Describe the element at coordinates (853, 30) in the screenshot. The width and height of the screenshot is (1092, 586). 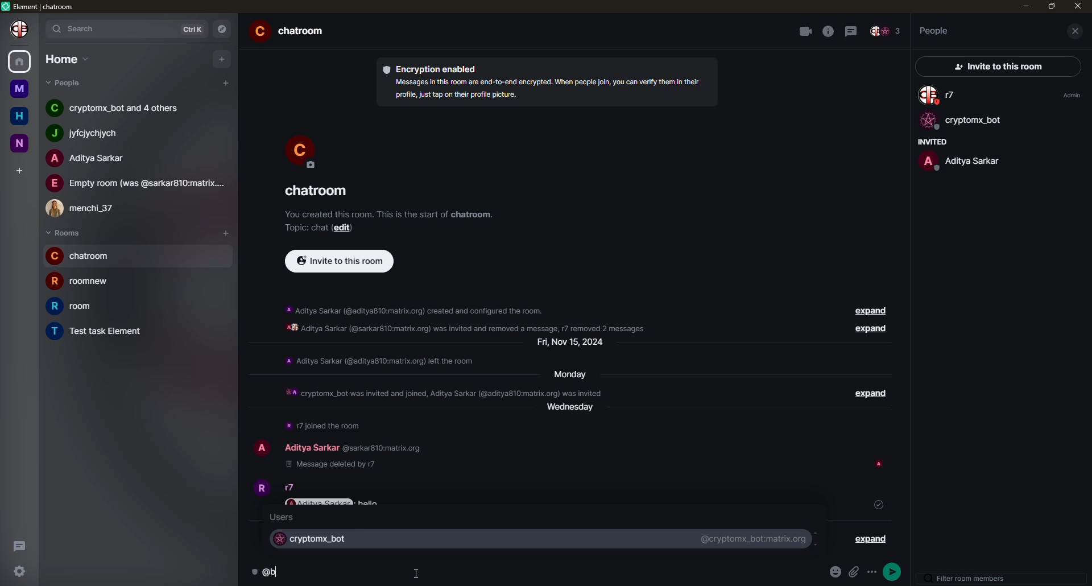
I see `threads` at that location.